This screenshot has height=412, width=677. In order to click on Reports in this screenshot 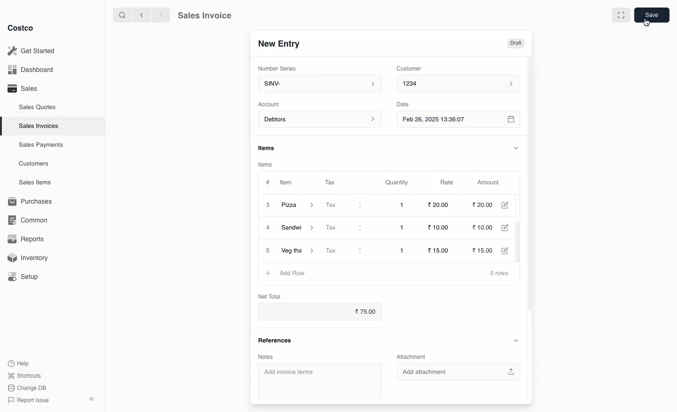, I will do `click(26, 240)`.